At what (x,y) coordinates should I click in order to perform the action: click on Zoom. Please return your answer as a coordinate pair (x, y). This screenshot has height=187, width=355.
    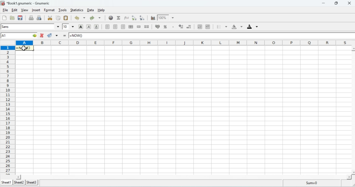
    Looking at the image, I should click on (166, 17).